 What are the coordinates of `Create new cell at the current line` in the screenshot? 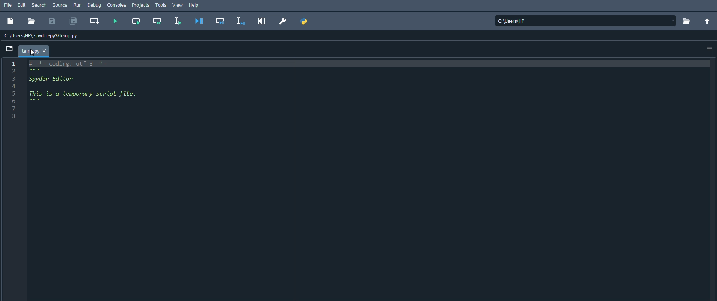 It's located at (96, 21).